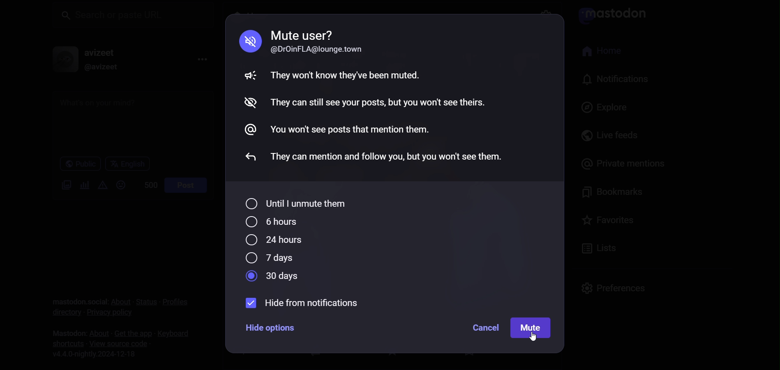 The height and width of the screenshot is (370, 780). Describe the element at coordinates (272, 241) in the screenshot. I see `24 hours` at that location.